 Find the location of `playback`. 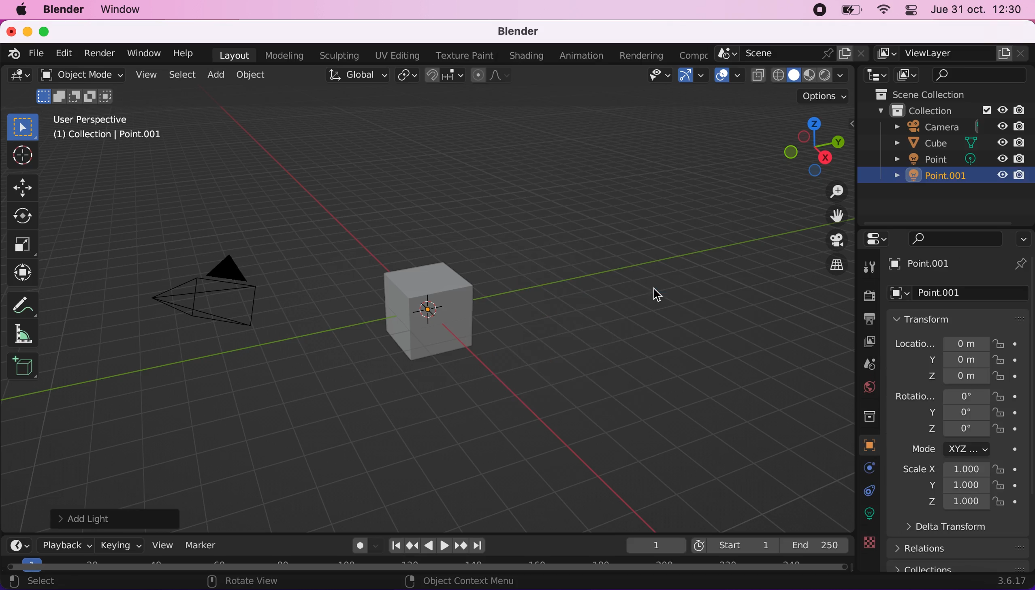

playback is located at coordinates (62, 544).